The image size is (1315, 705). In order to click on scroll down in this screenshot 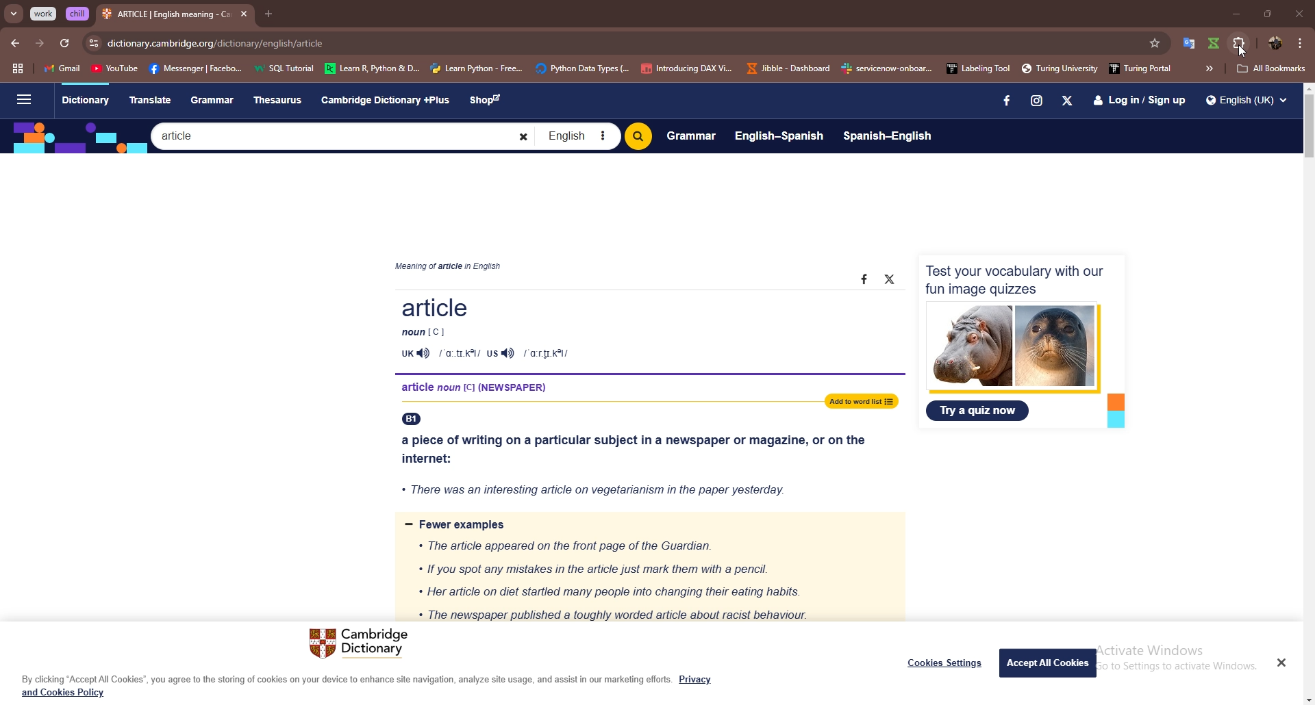, I will do `click(1307, 700)`.